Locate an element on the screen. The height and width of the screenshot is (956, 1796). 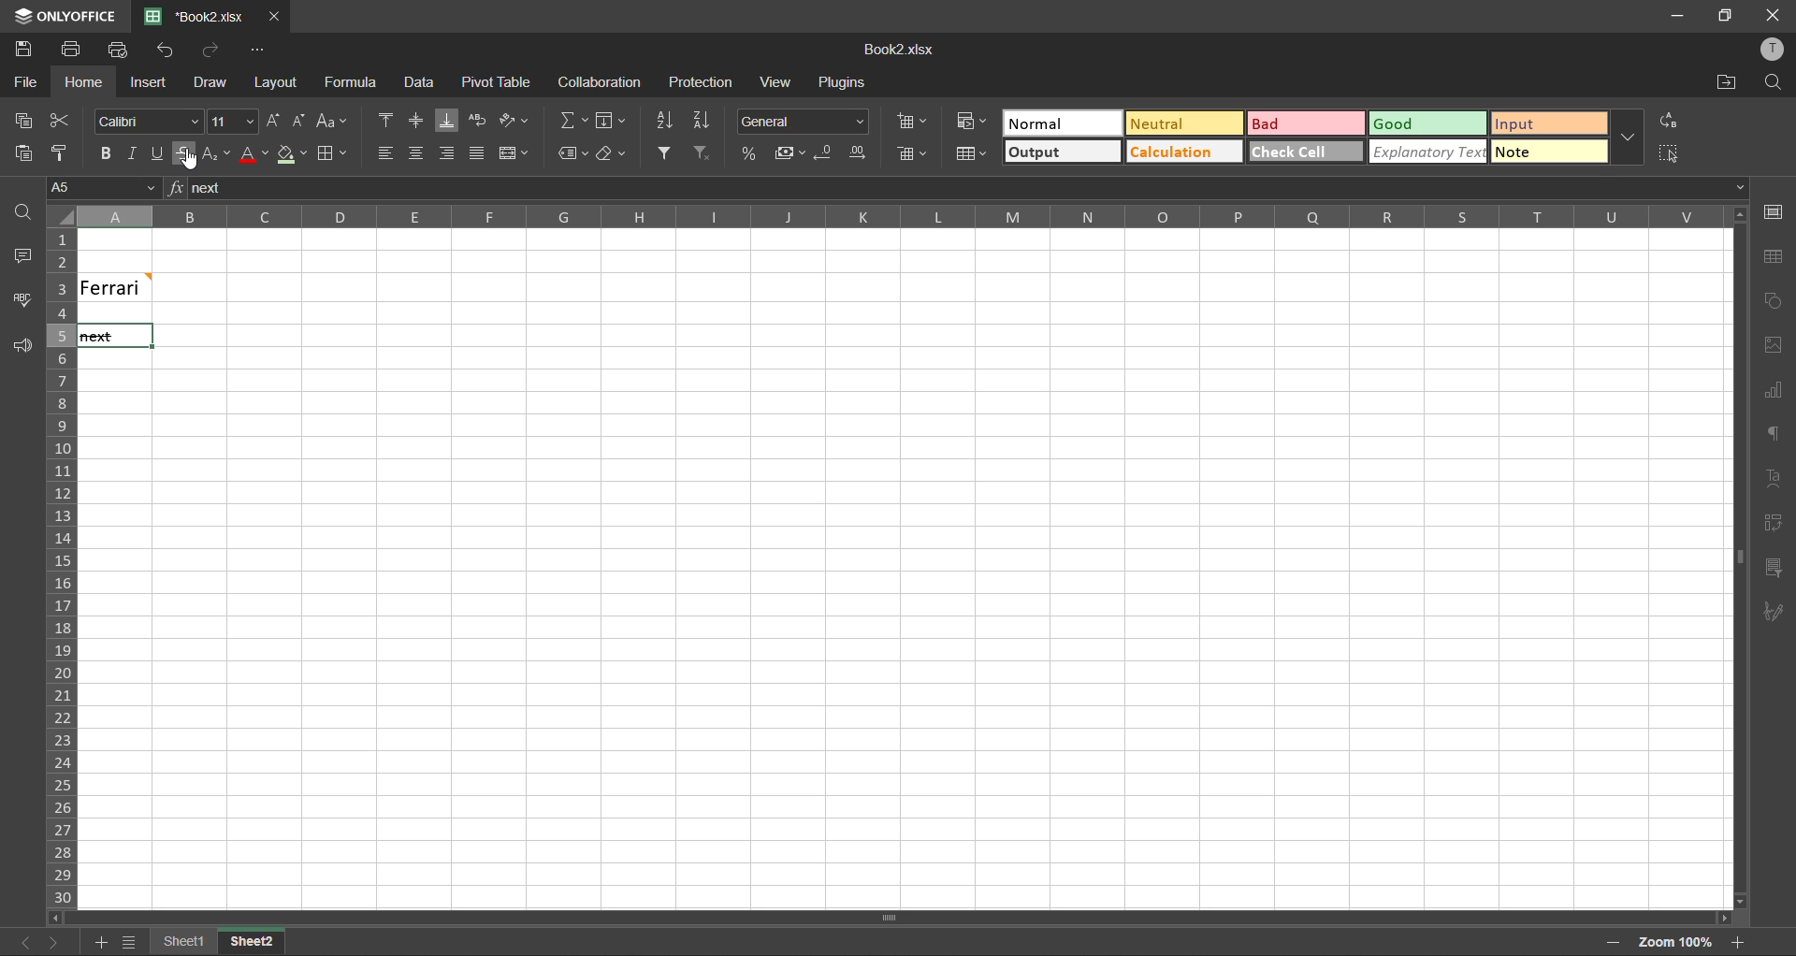
replace is located at coordinates (1675, 120).